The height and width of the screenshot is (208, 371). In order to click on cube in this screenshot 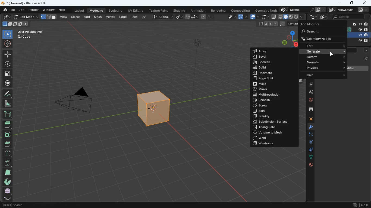, I will do `click(159, 108)`.